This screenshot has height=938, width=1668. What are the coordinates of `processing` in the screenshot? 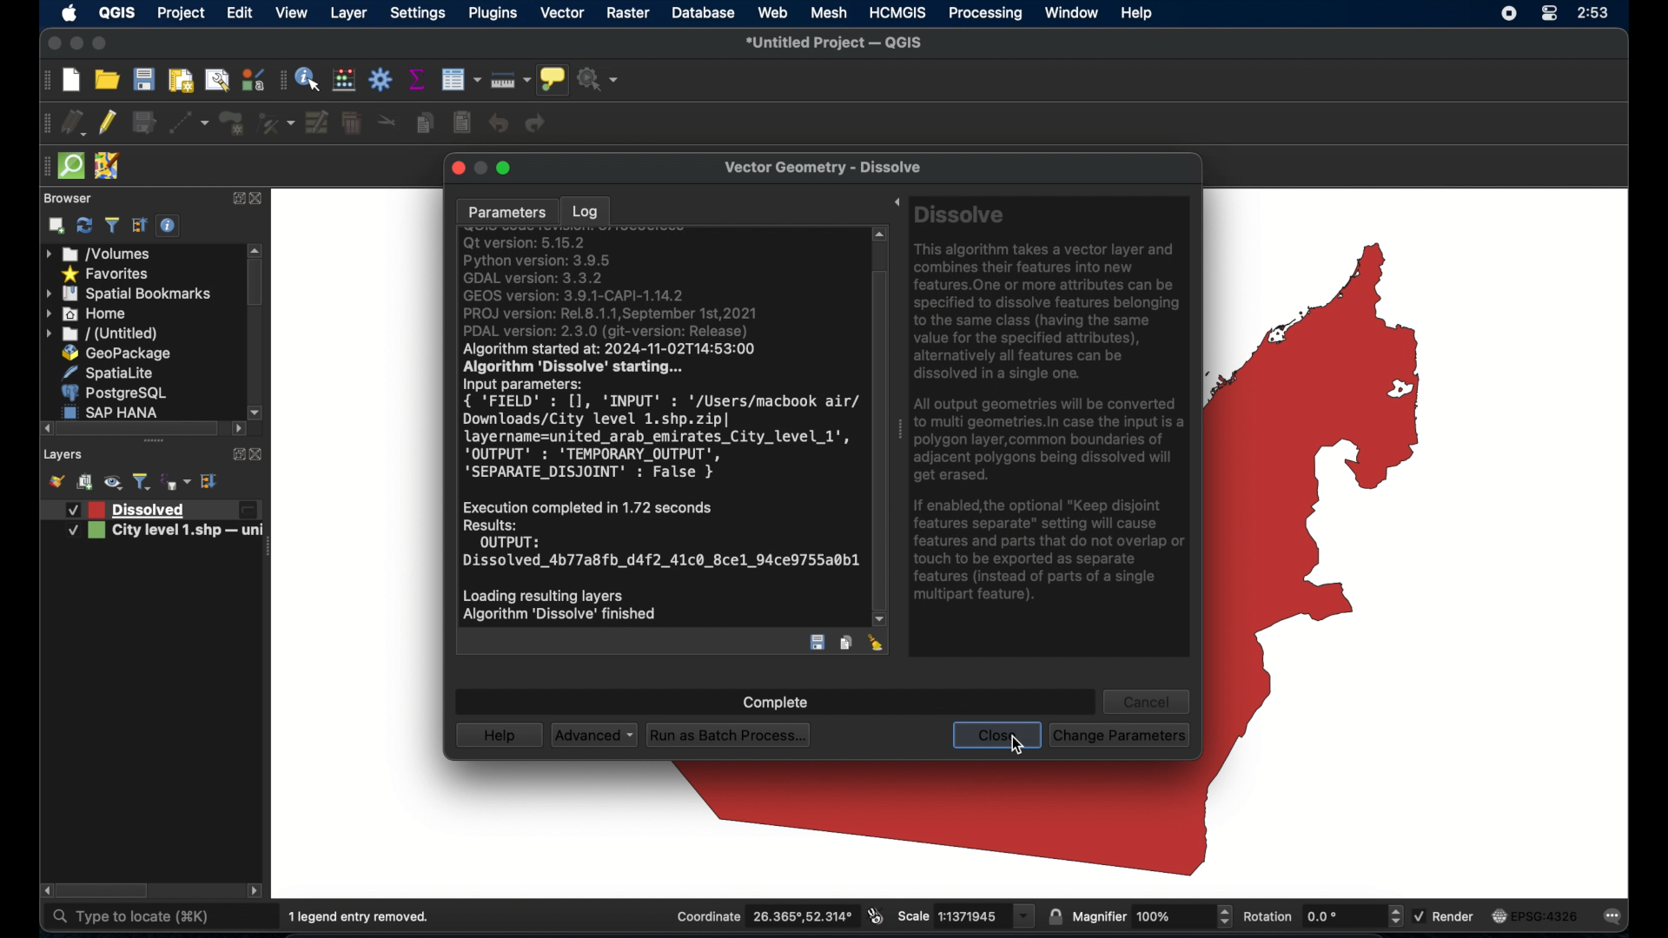 It's located at (984, 14).